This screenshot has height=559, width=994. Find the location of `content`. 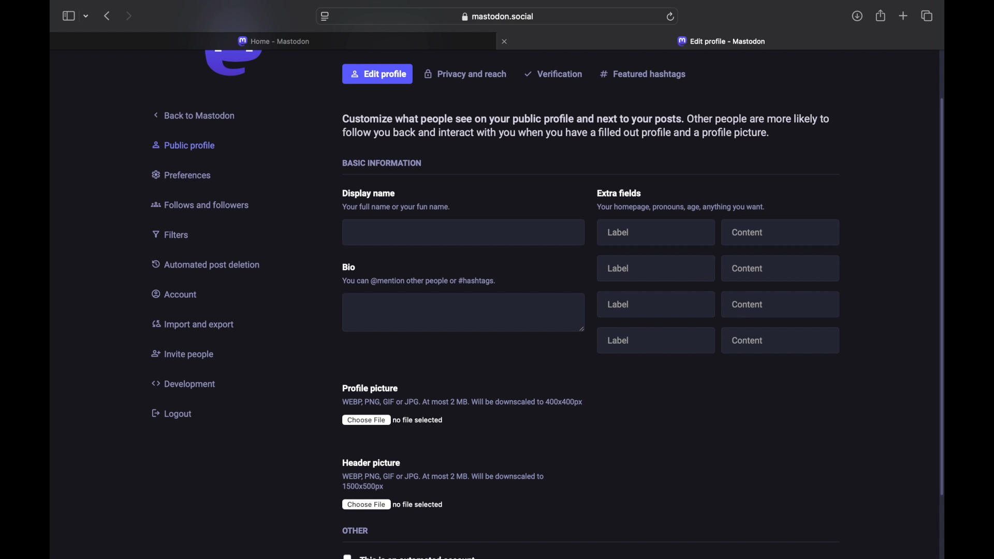

content is located at coordinates (782, 304).